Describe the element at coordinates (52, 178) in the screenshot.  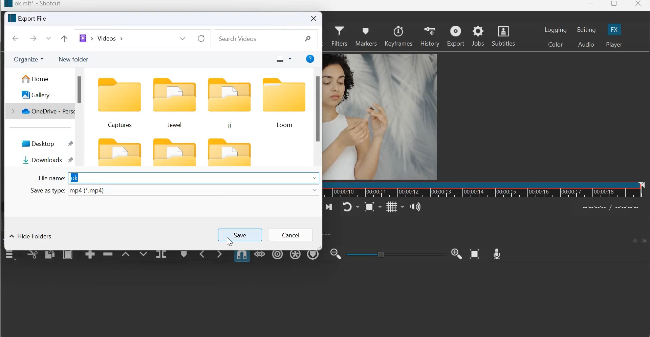
I see `File name:` at that location.